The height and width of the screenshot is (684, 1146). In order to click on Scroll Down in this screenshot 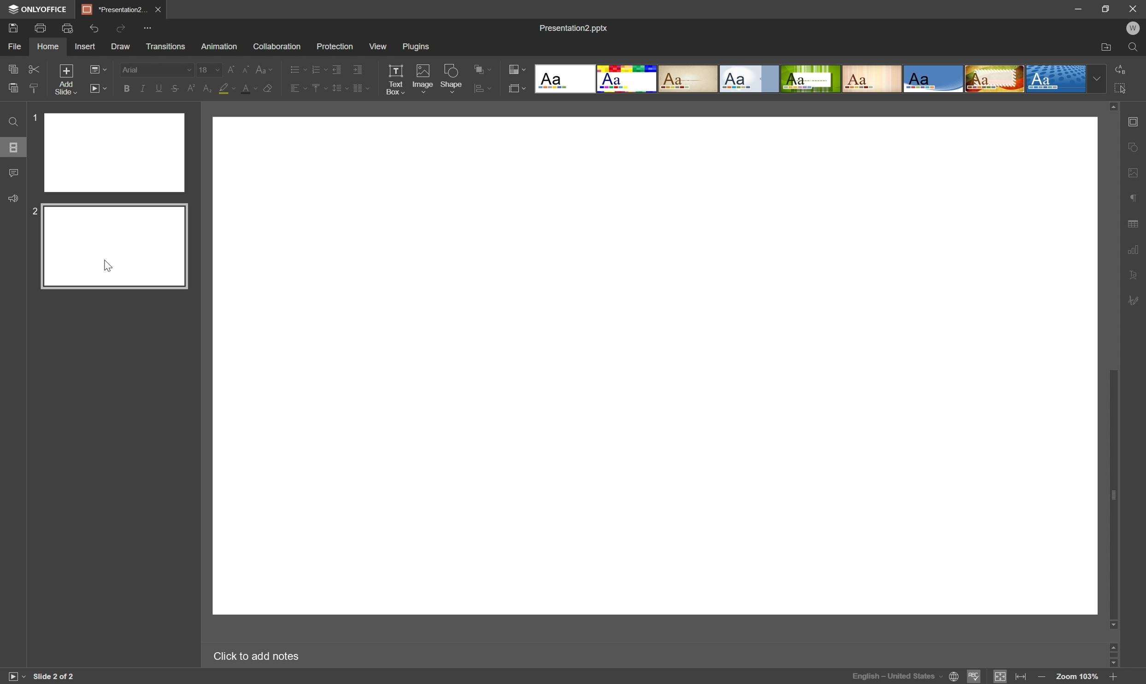, I will do `click(1110, 660)`.